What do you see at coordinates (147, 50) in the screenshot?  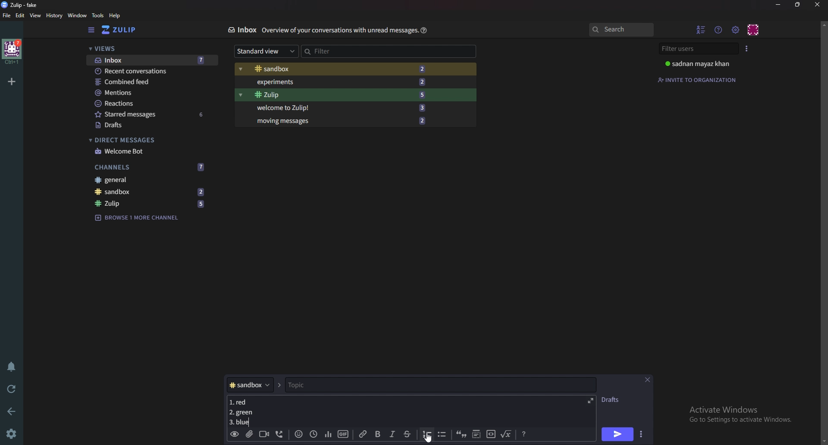 I see `Views` at bounding box center [147, 50].